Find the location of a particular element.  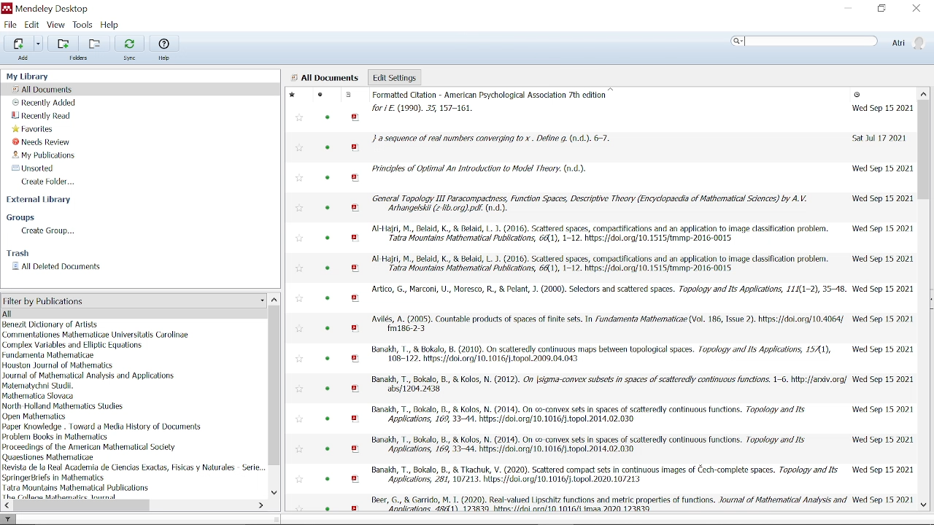

author is located at coordinates (52, 457).